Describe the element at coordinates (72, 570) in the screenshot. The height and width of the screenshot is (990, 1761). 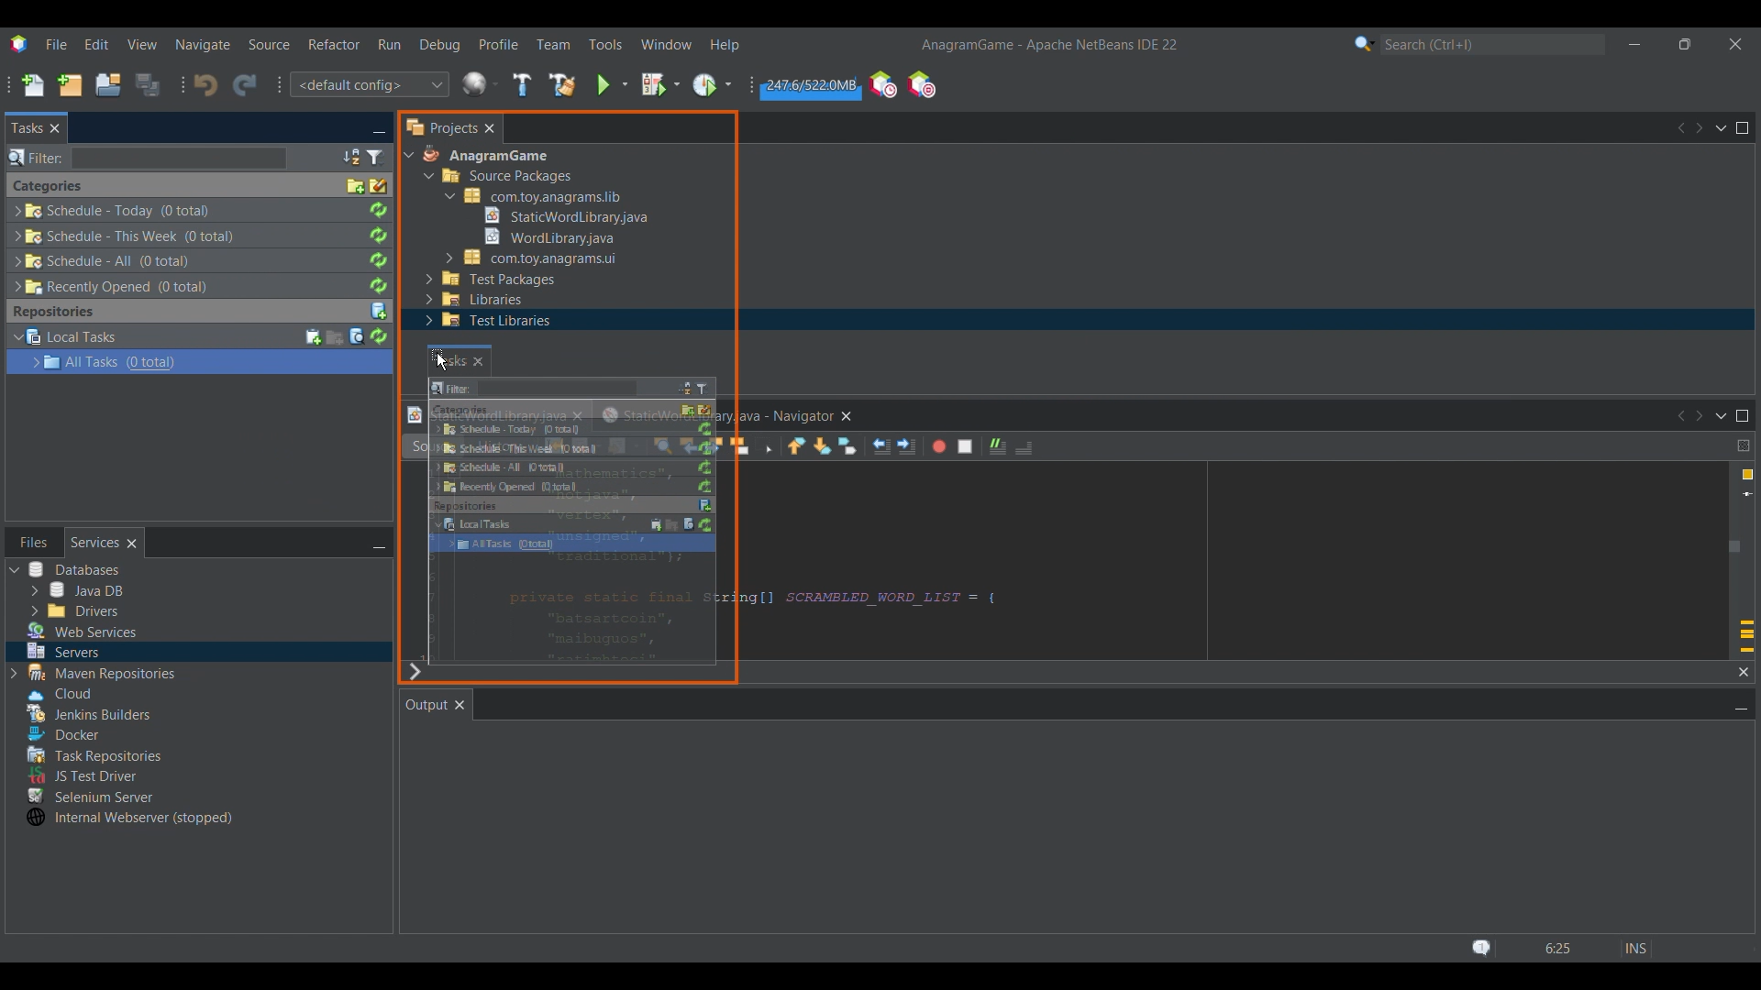
I see `` at that location.